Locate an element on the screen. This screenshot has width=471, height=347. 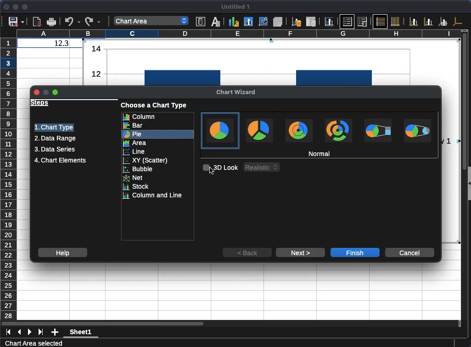
untitled 1 is located at coordinates (235, 7).